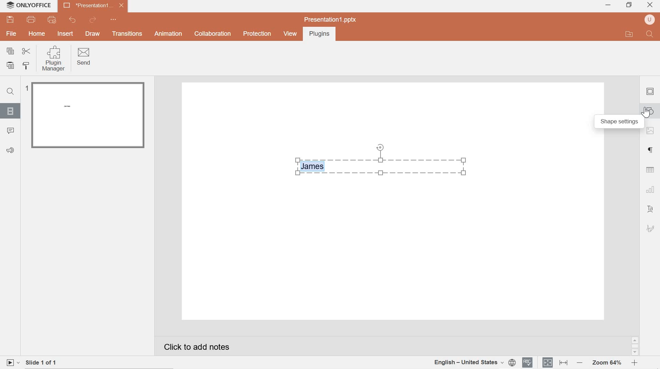 This screenshot has width=660, height=369. Describe the element at coordinates (652, 210) in the screenshot. I see `text art settings` at that location.